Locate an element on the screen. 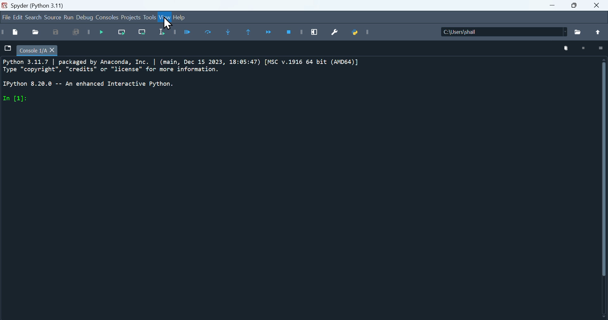  Run is located at coordinates (70, 18).